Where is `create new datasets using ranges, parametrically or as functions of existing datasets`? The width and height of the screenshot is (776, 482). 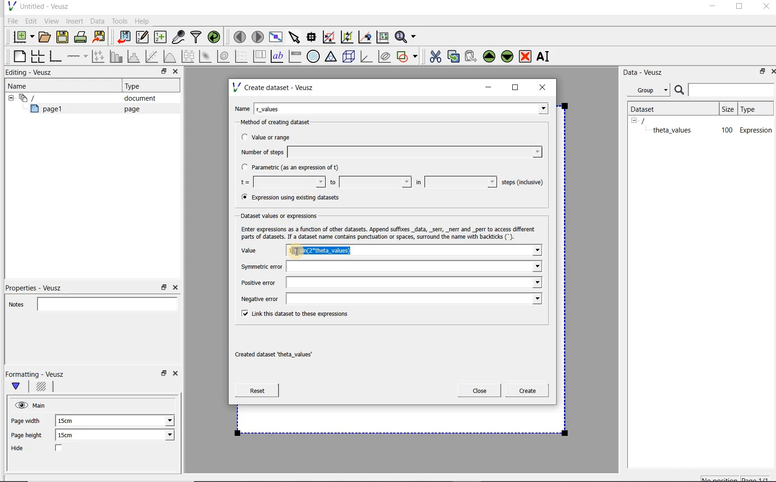
create new datasets using ranges, parametrically or as functions of existing datasets is located at coordinates (161, 37).